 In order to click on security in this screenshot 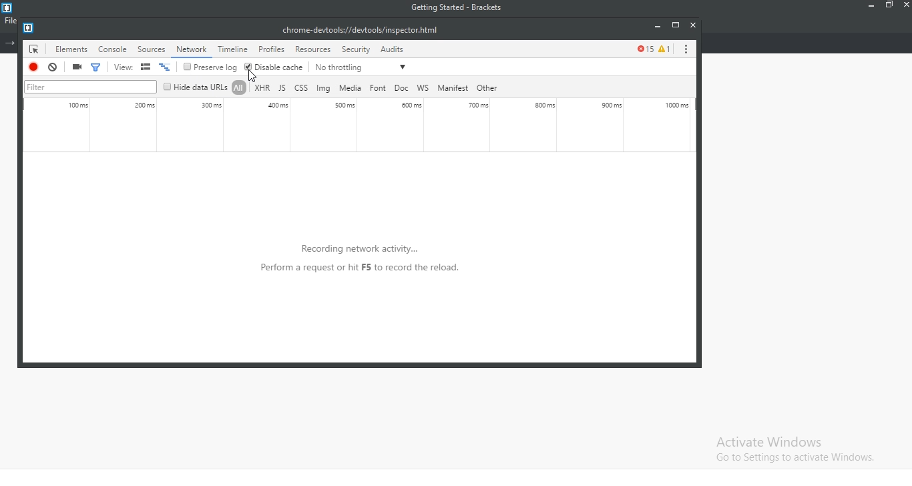, I will do `click(355, 50)`.